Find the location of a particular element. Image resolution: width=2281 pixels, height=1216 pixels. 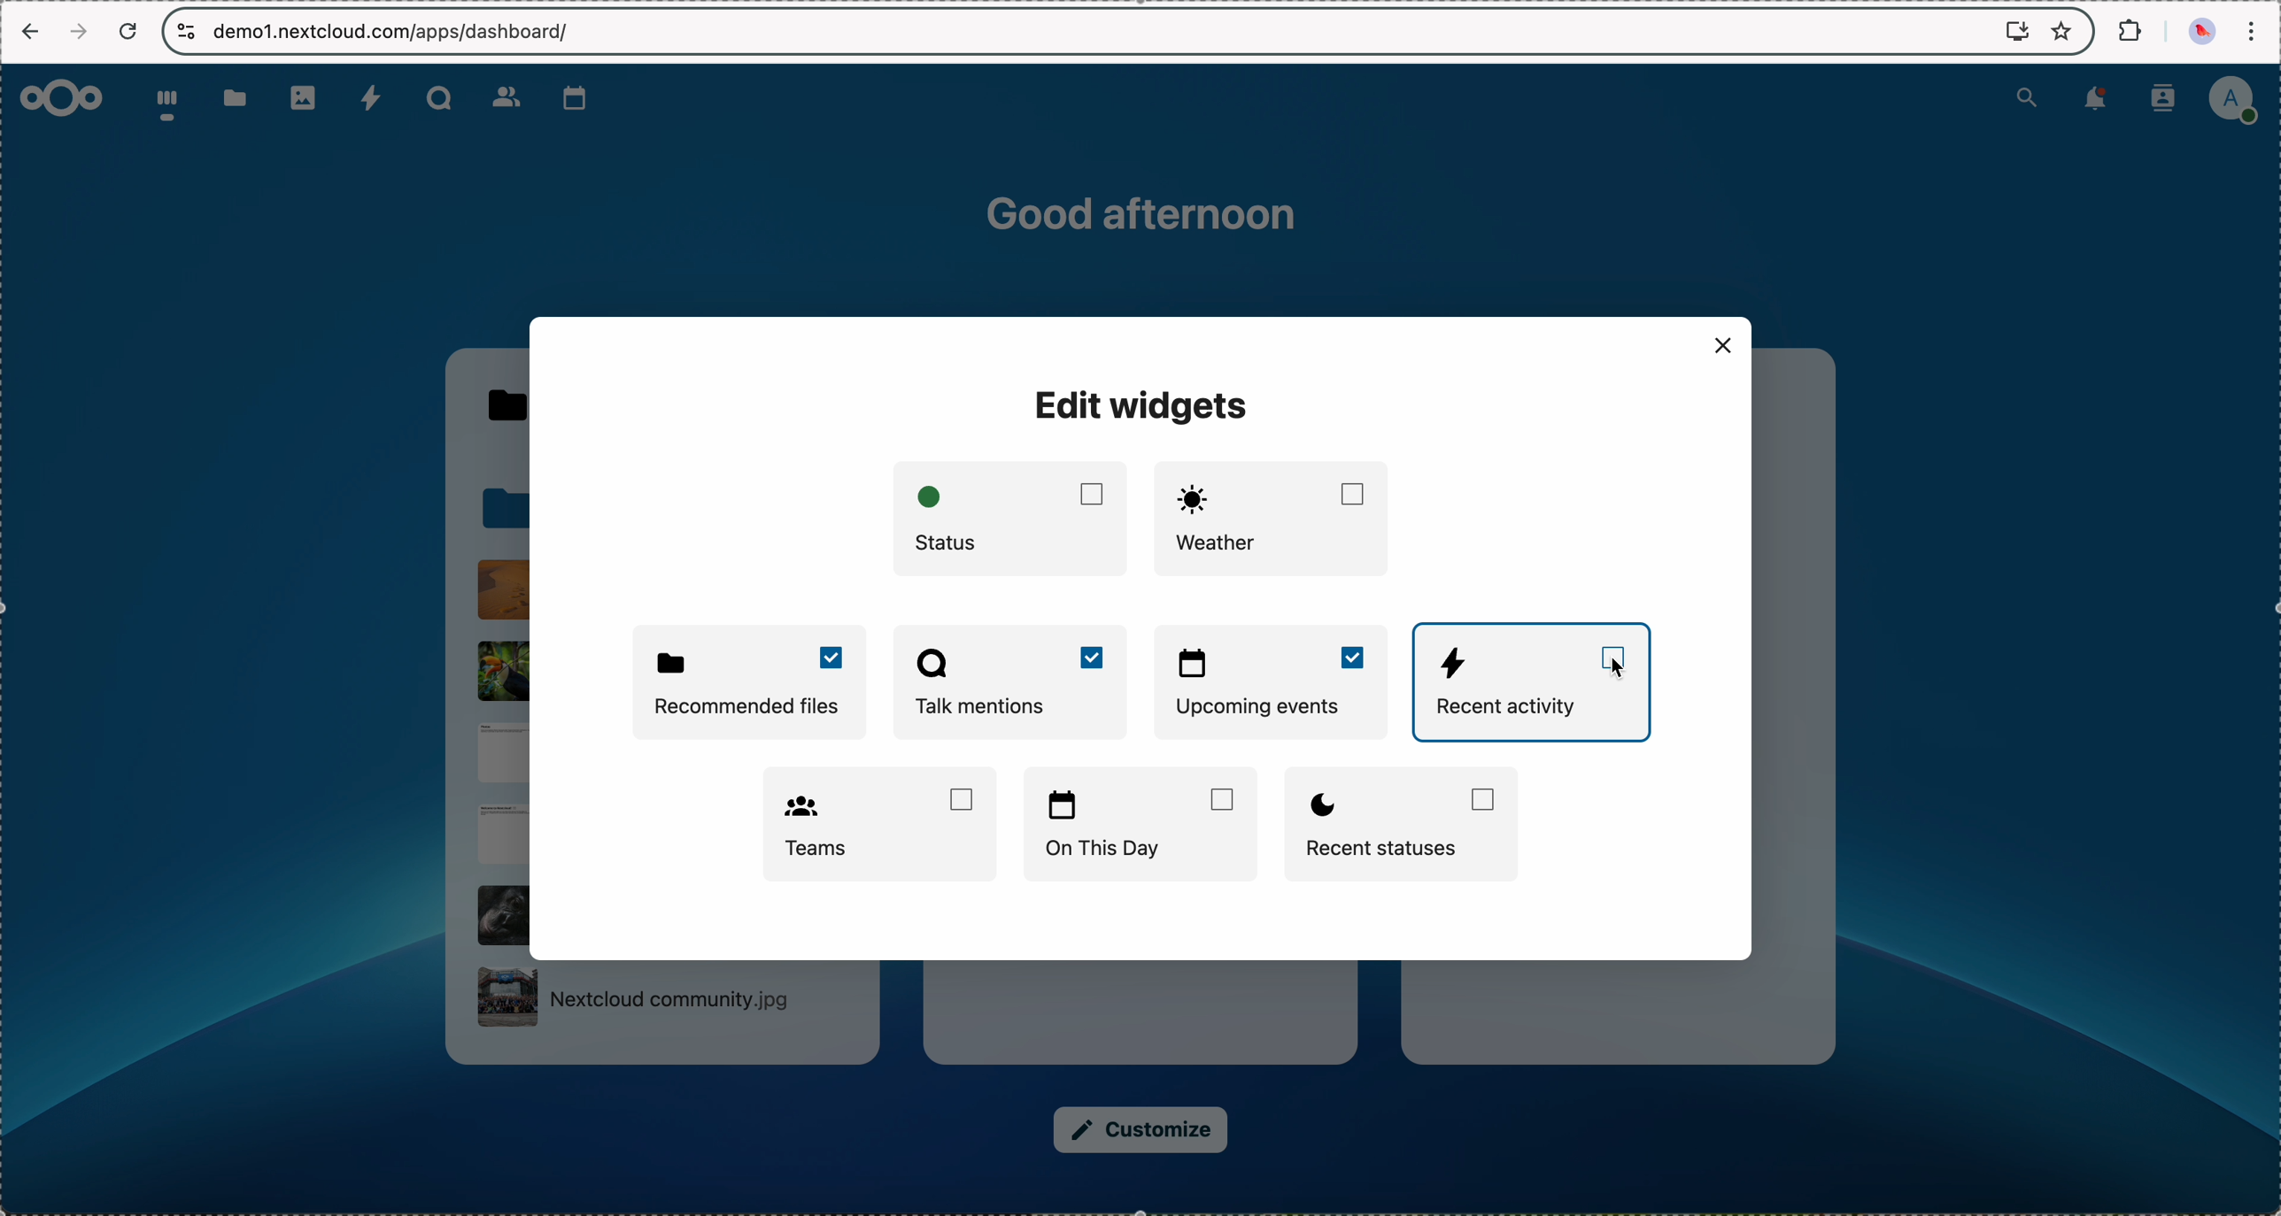

file is located at coordinates (496, 758).